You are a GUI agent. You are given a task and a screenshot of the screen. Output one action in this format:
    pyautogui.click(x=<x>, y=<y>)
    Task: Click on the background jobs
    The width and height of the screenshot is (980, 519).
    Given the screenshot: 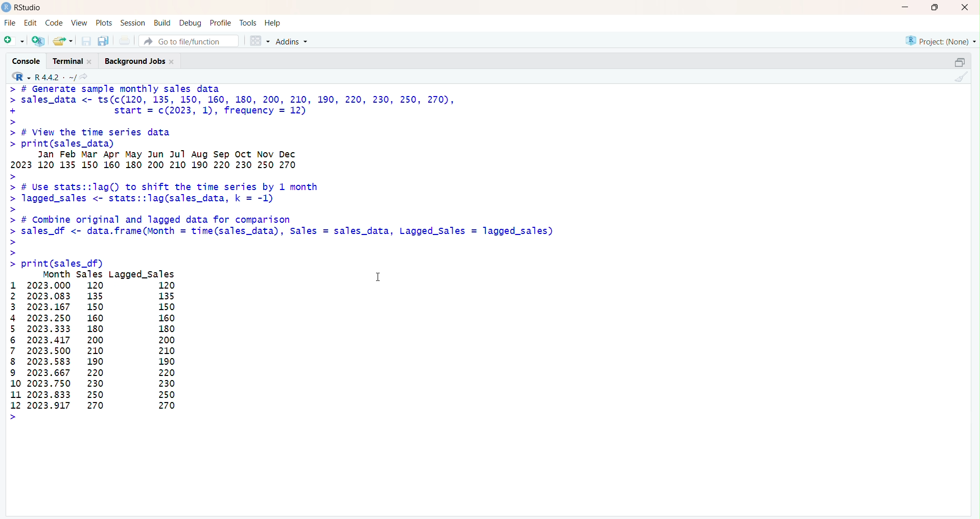 What is the action you would take?
    pyautogui.click(x=142, y=62)
    